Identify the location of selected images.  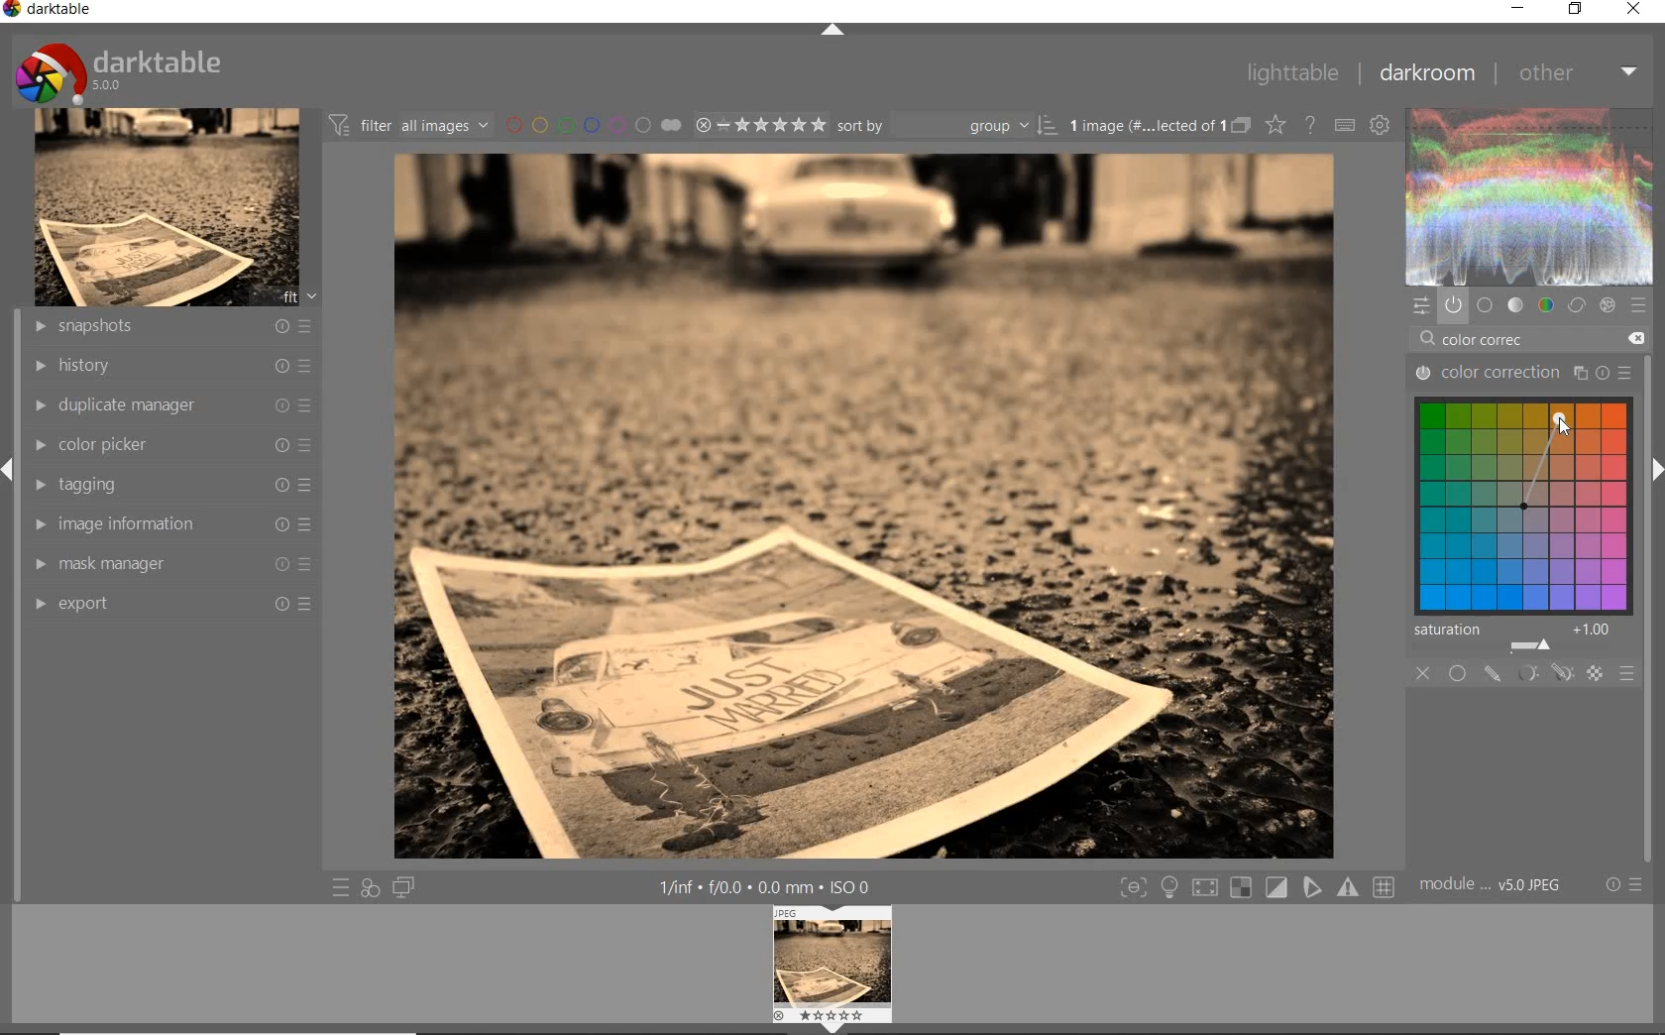
(1147, 126).